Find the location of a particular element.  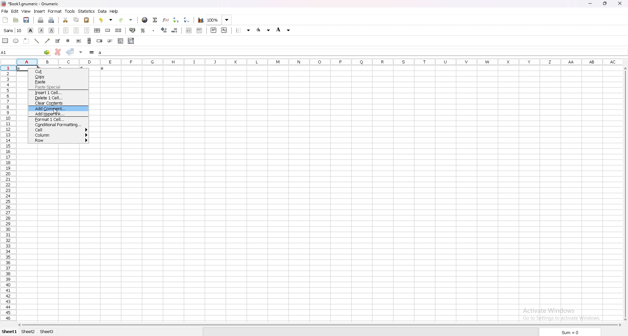

increase indent is located at coordinates (200, 30).